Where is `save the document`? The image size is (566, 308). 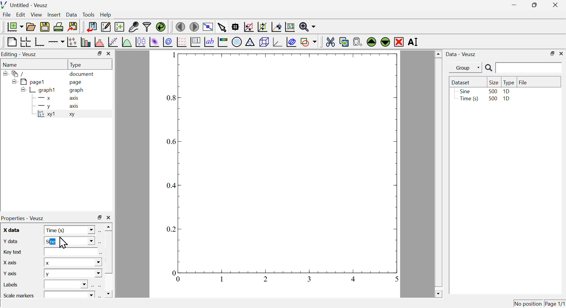 save the document is located at coordinates (45, 27).